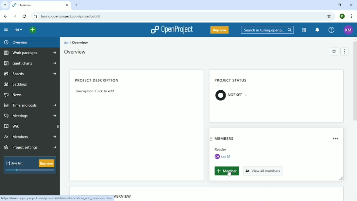 The width and height of the screenshot is (357, 201). Describe the element at coordinates (345, 51) in the screenshot. I see `Menu` at that location.